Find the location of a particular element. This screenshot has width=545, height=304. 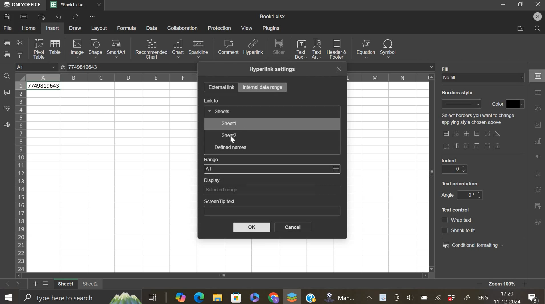

current sheets is located at coordinates (70, 5).